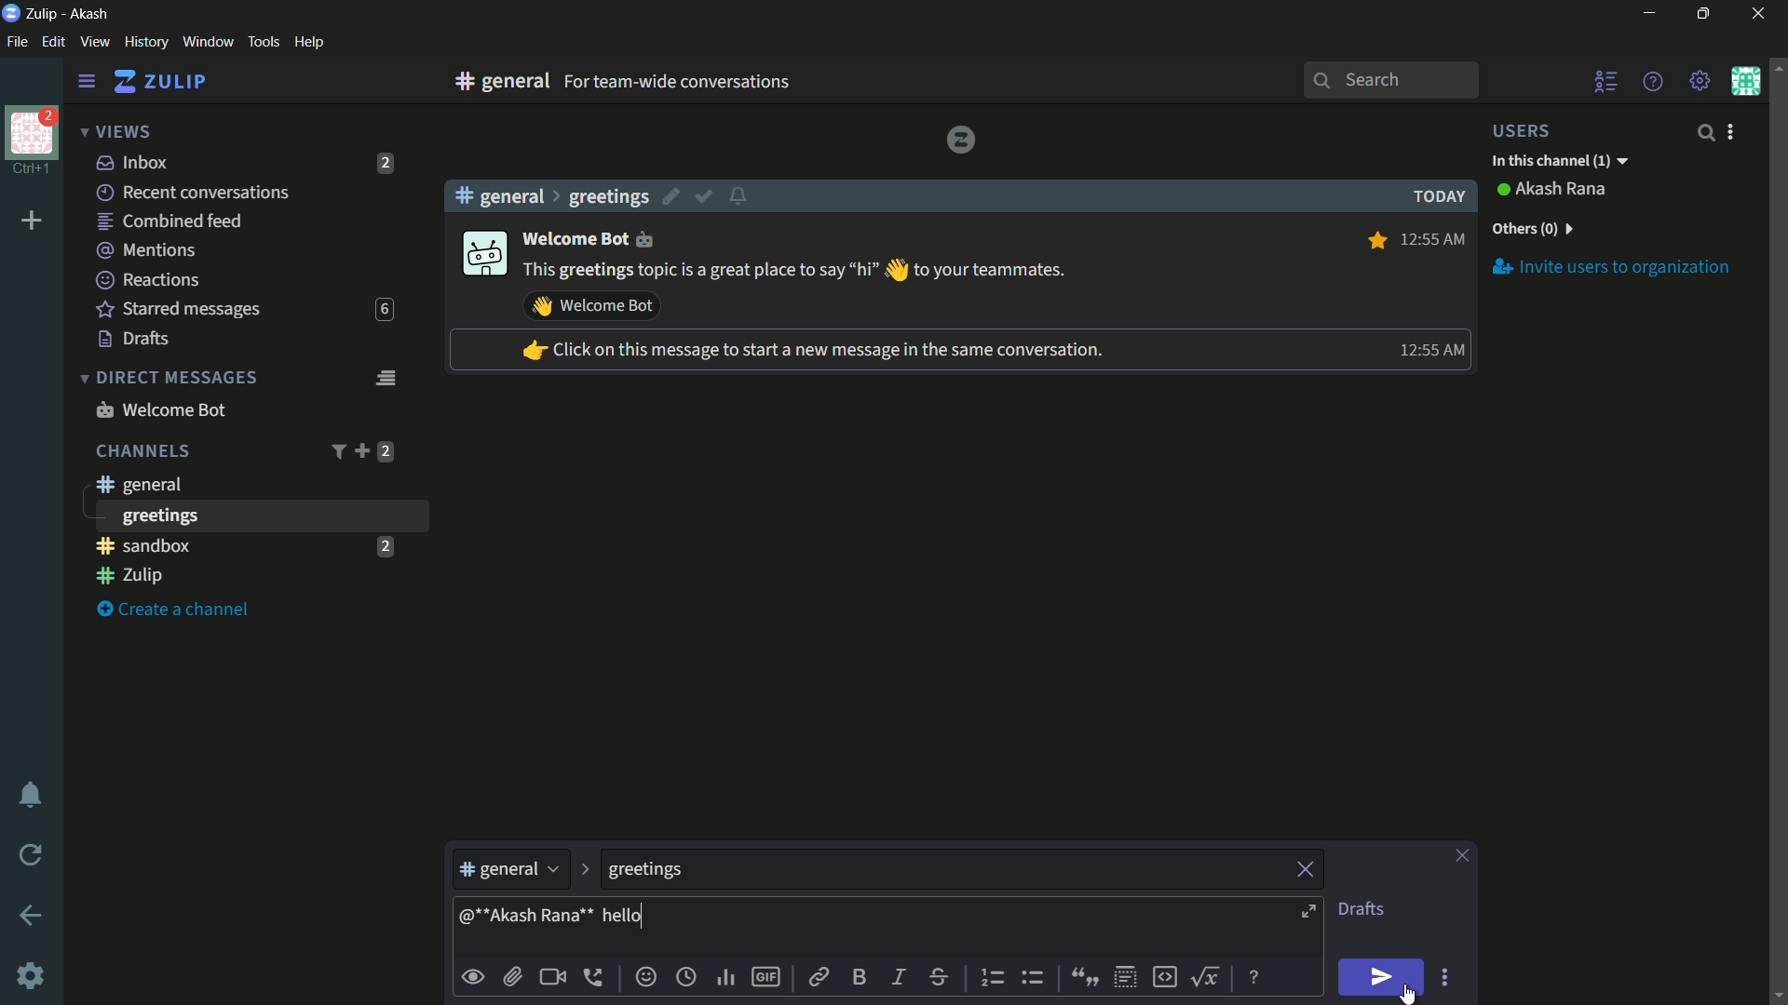  Describe the element at coordinates (646, 977) in the screenshot. I see `add emoji` at that location.